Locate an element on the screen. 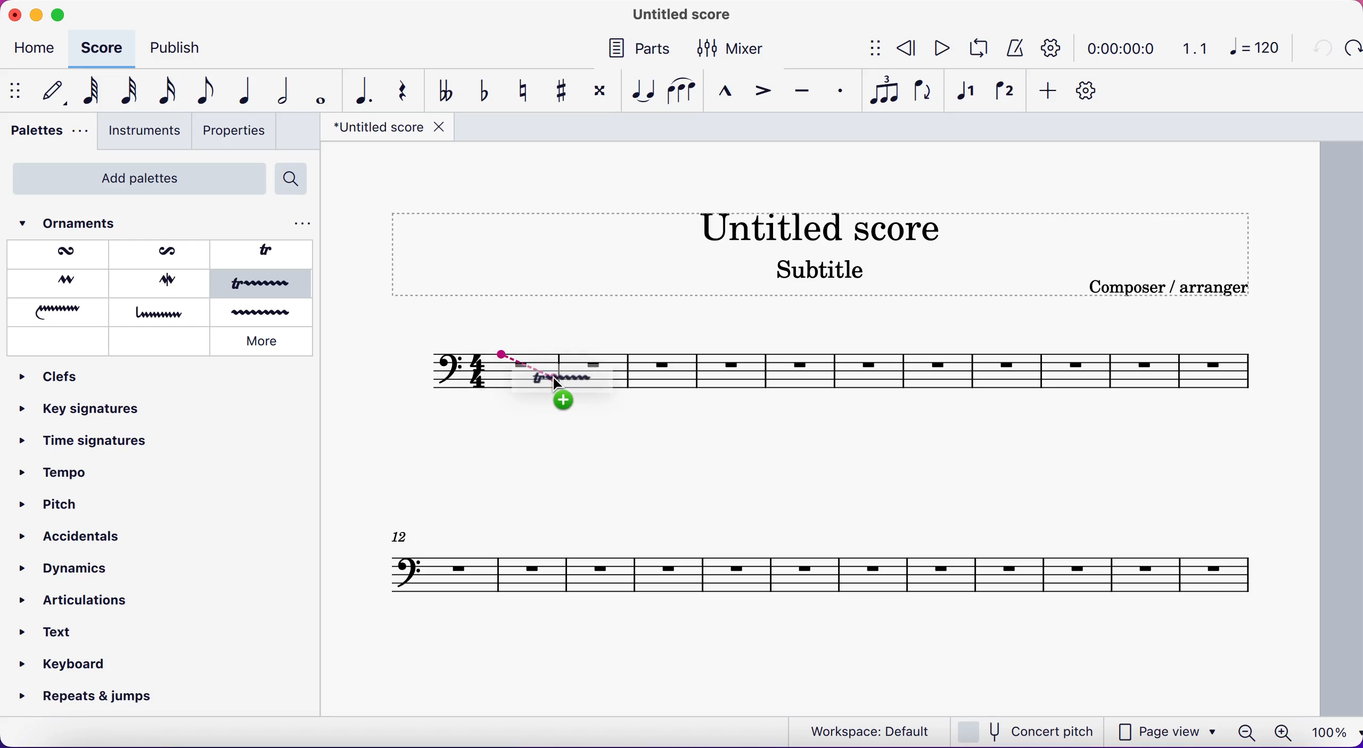 This screenshot has height=748, width=1363. play is located at coordinates (941, 49).